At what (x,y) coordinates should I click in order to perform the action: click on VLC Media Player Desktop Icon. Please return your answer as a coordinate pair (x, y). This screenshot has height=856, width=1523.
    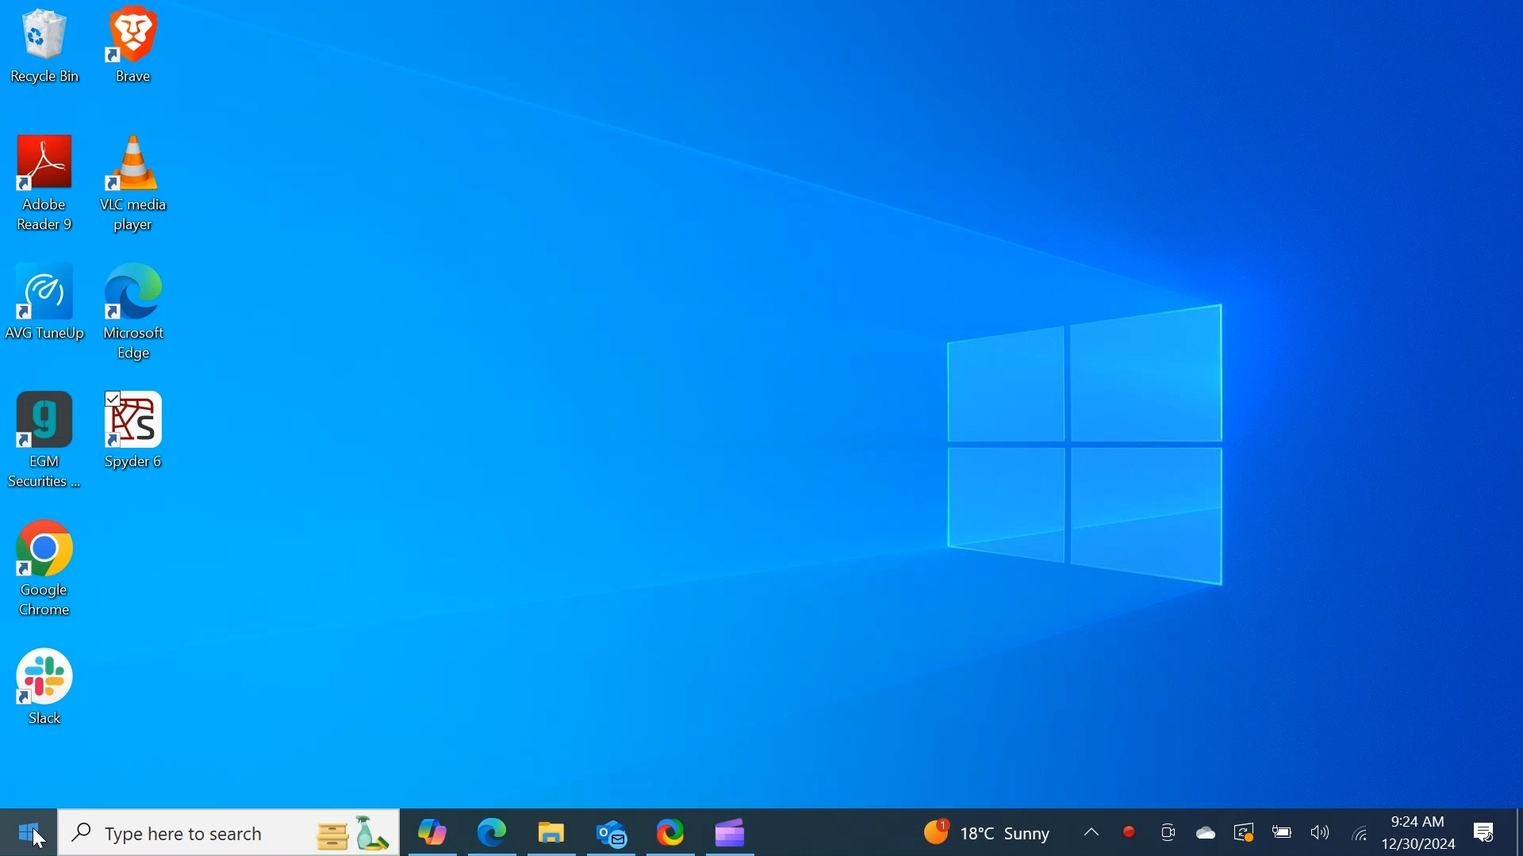
    Looking at the image, I should click on (140, 185).